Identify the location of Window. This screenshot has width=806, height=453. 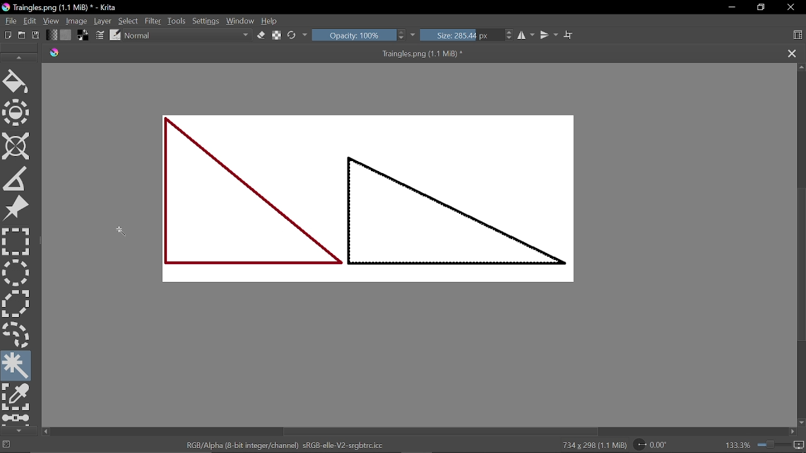
(241, 20).